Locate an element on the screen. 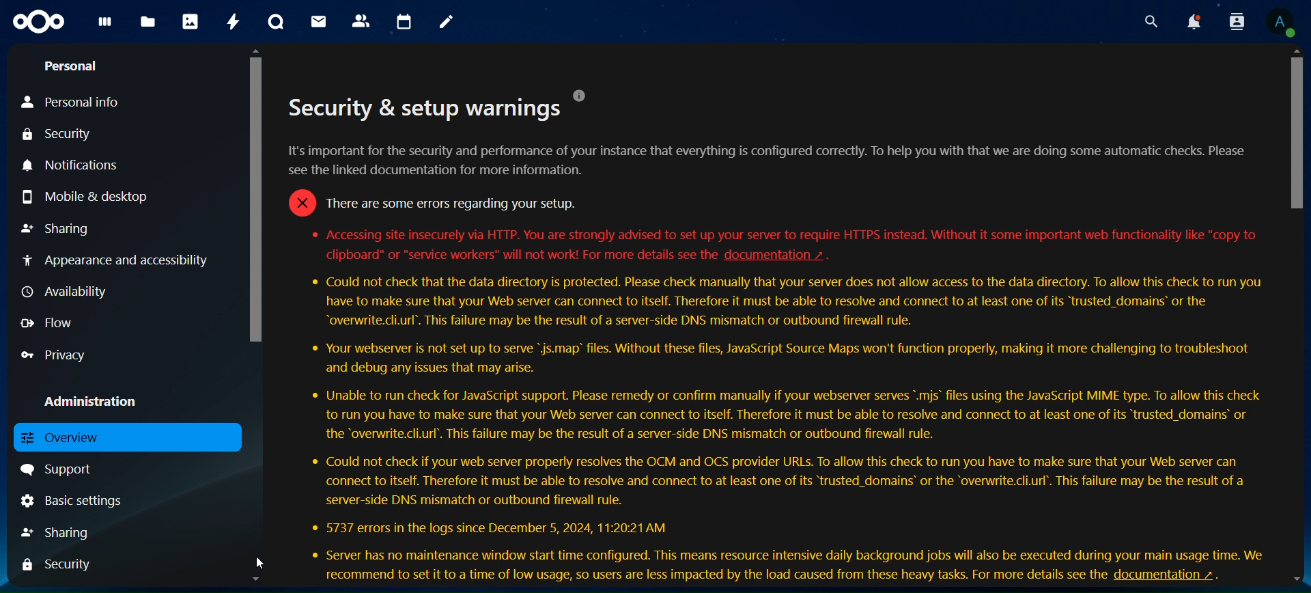  activity is located at coordinates (234, 19).